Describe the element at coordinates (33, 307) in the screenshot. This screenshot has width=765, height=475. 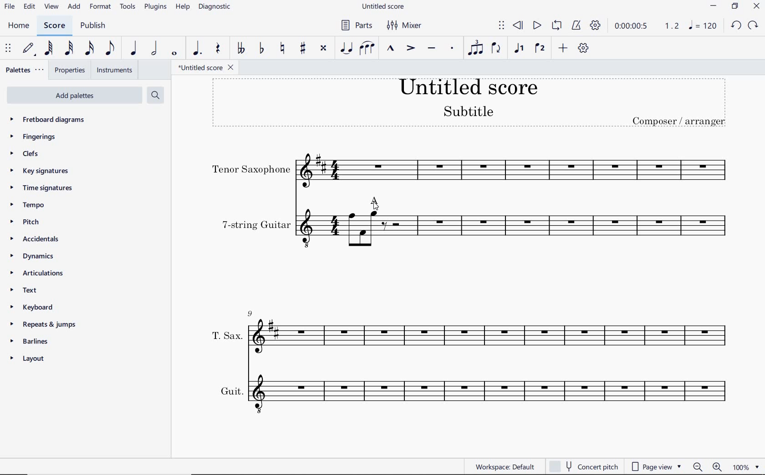
I see `KEYBOARD` at that location.